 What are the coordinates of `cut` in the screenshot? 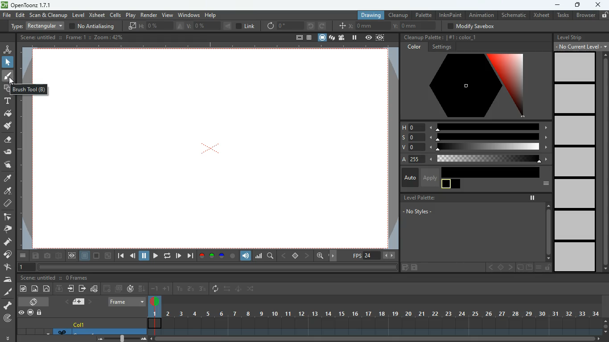 It's located at (7, 293).